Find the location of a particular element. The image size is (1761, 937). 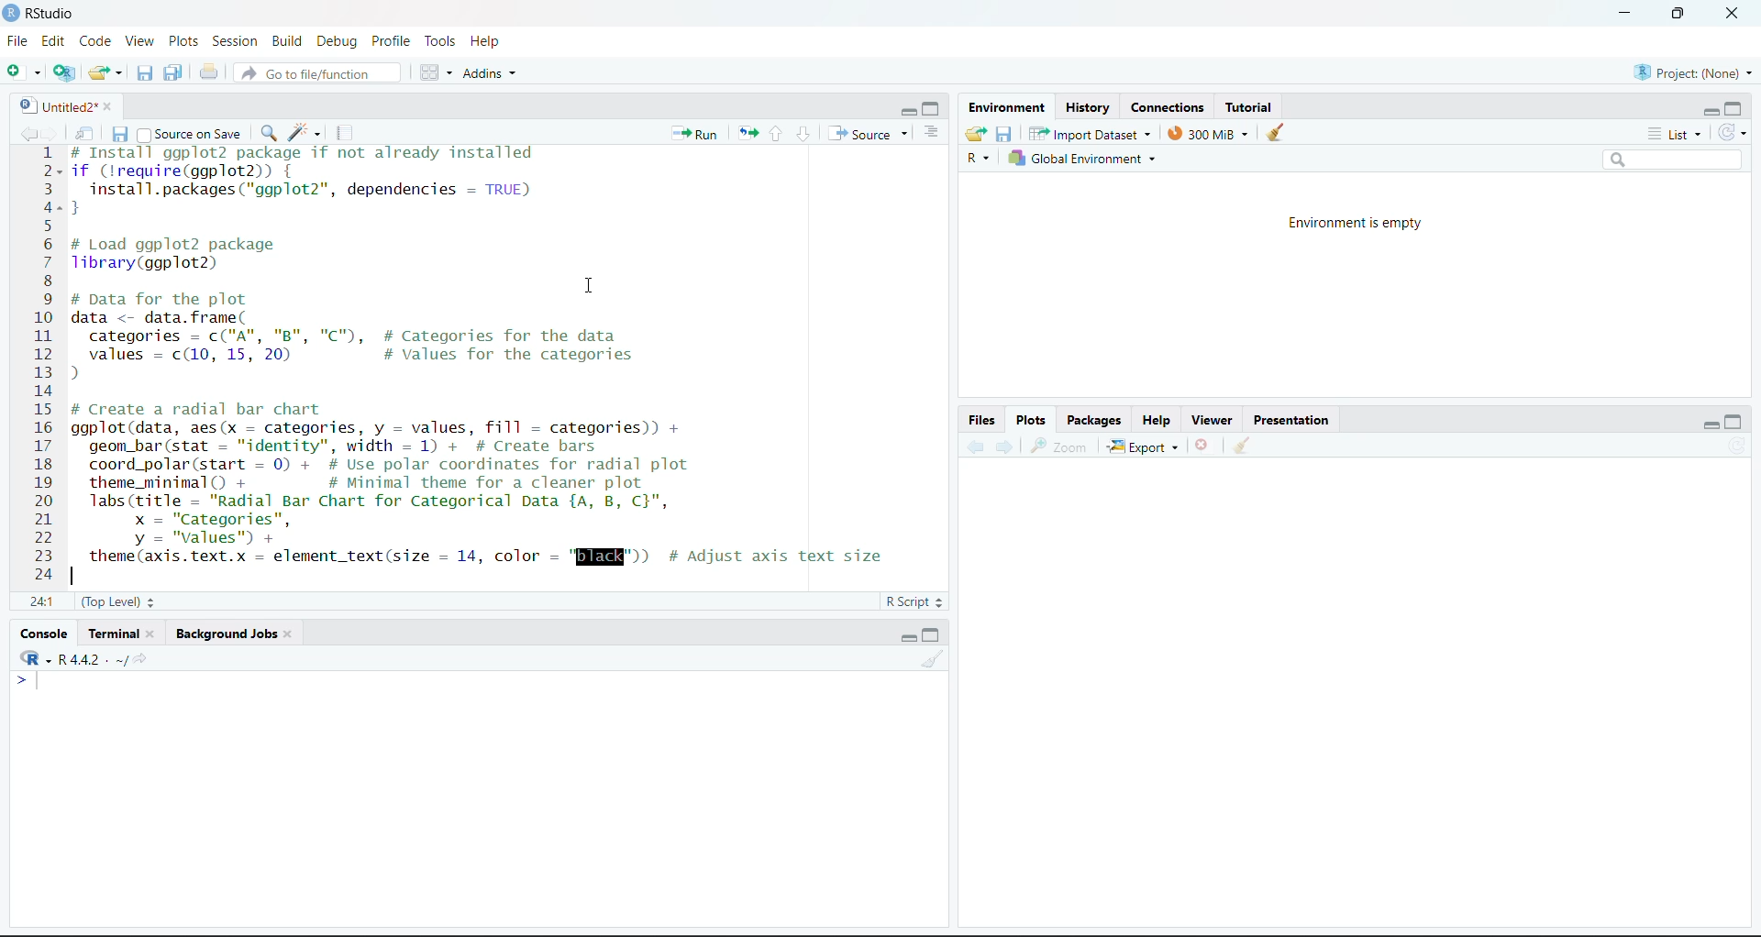

®R-R442. ~/ is located at coordinates (80, 659).